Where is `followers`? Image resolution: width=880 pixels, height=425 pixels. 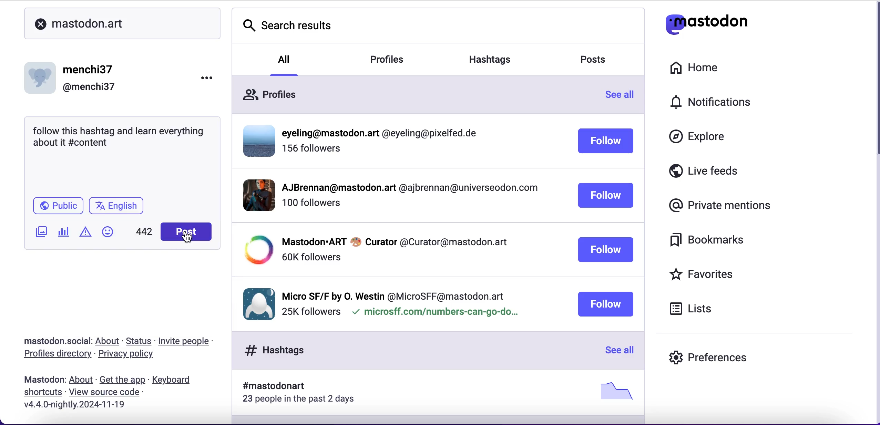
followers is located at coordinates (311, 206).